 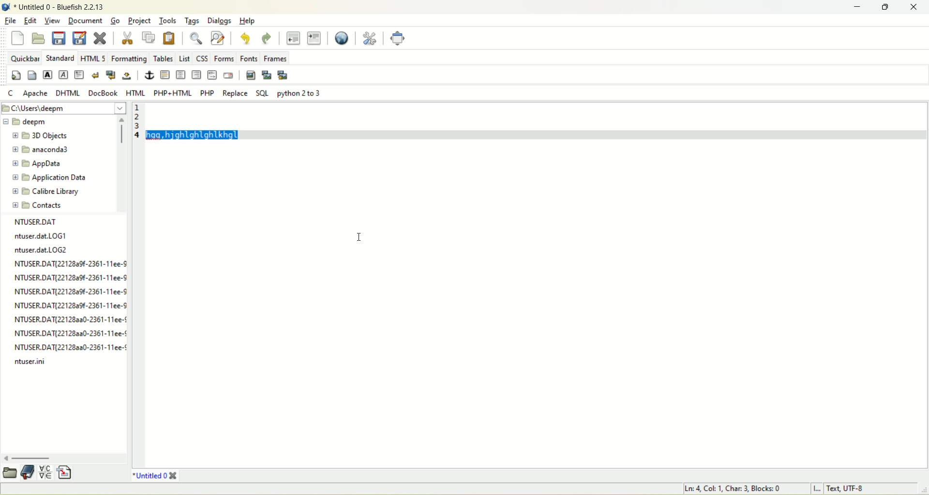 What do you see at coordinates (736, 489) in the screenshot?
I see `cursor position` at bounding box center [736, 489].